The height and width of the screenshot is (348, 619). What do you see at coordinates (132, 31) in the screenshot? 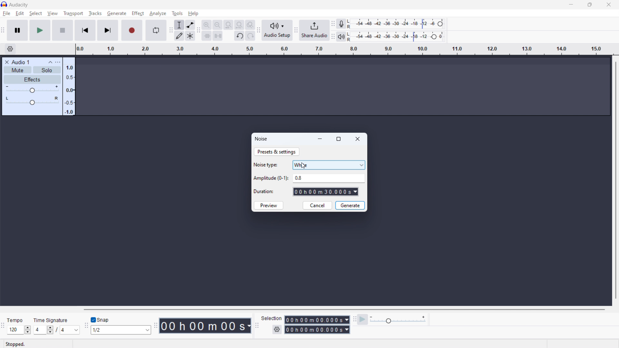
I see `record` at bounding box center [132, 31].